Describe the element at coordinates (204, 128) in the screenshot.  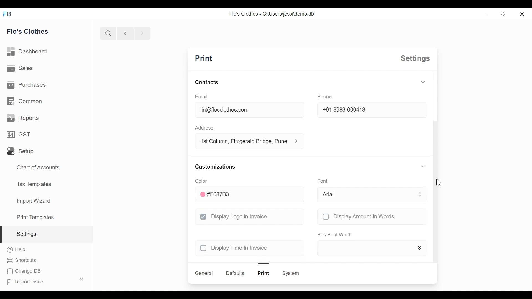
I see `address` at that location.